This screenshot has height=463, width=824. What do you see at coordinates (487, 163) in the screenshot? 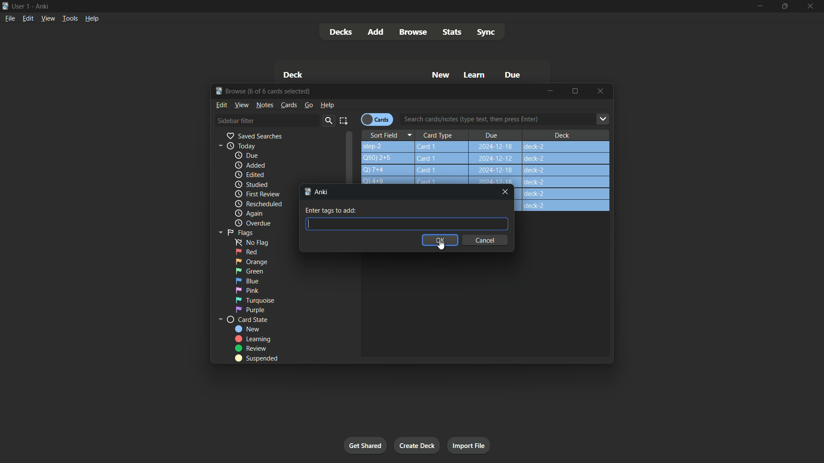
I see `step-2 Card1 2024-12-18 deck-2 Q)50)2+5Q)7+4 Card1 2024-12-18 deck-2  14+9 Card 1 how can youg.. Card 1 2024-12-18 deck-2  a Card 1 2024-12-18 deck-2 ` at bounding box center [487, 163].